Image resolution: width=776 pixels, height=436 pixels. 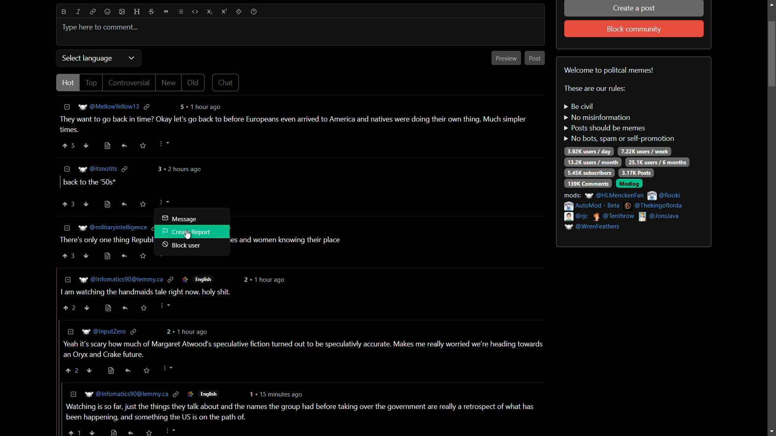 I want to click on code, so click(x=195, y=12).